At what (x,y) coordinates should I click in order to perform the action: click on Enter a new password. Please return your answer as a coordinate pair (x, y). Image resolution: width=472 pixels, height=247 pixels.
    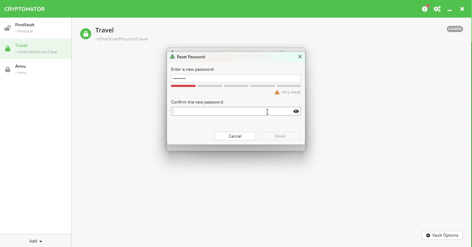
    Looking at the image, I should click on (193, 69).